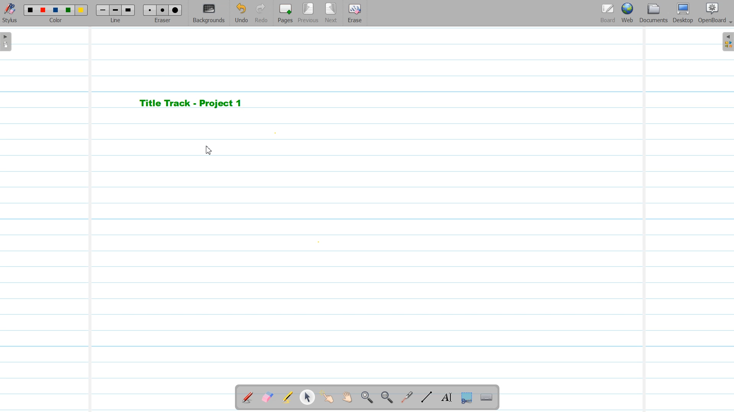 The image size is (734, 412). Describe the element at coordinates (191, 103) in the screenshot. I see `title text` at that location.